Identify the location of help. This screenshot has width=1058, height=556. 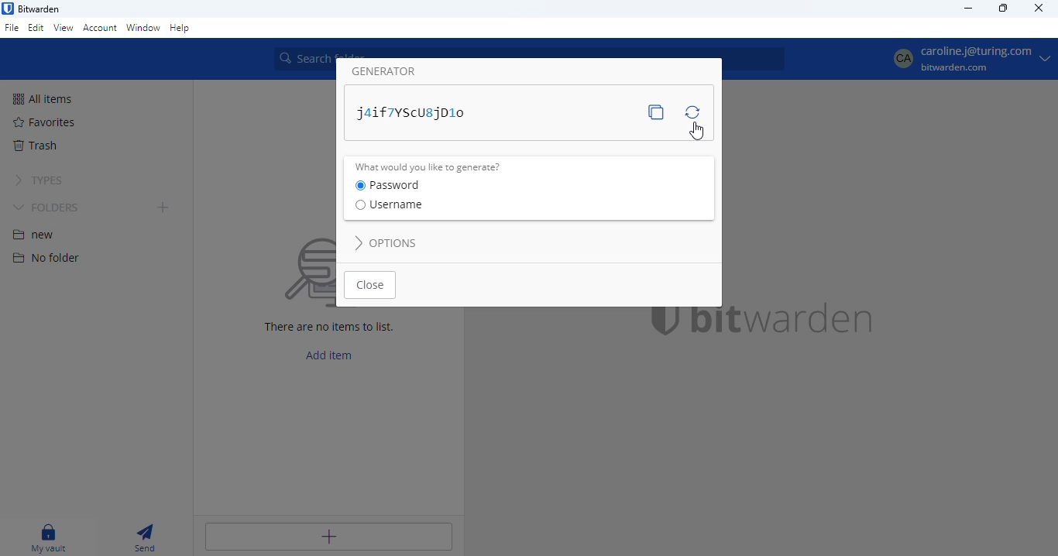
(180, 28).